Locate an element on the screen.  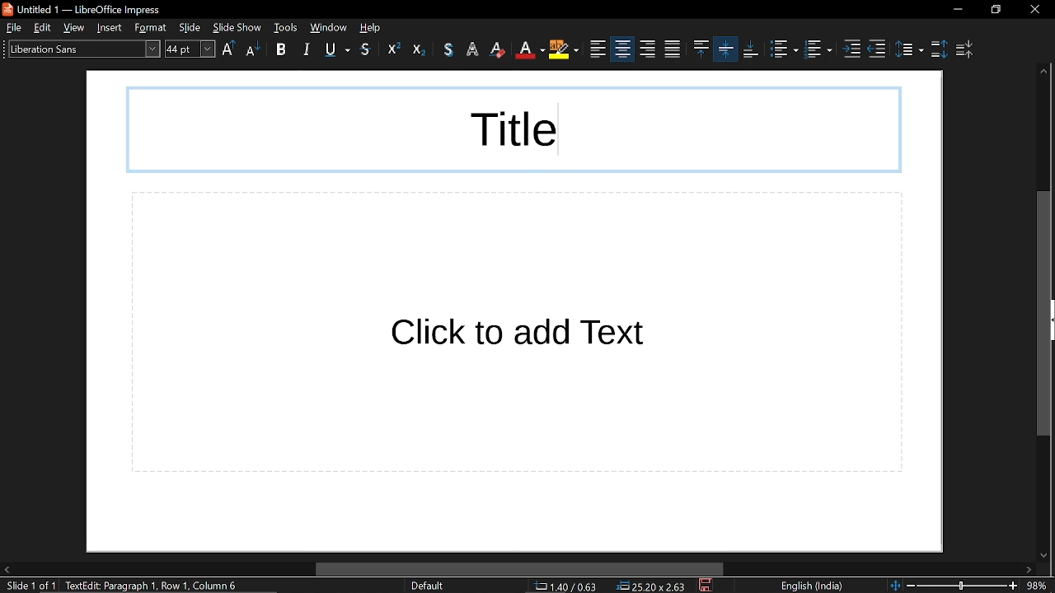
vertical scrollbar is located at coordinates (1042, 315).